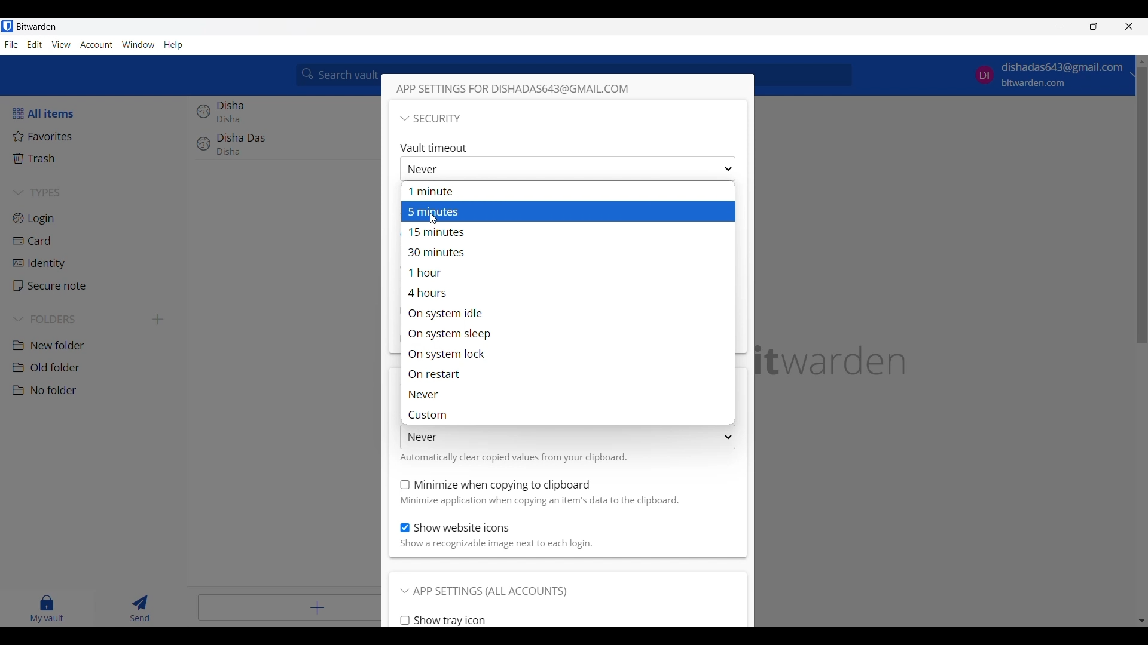 The image size is (1148, 645). What do you see at coordinates (95, 136) in the screenshot?
I see `Favorites` at bounding box center [95, 136].